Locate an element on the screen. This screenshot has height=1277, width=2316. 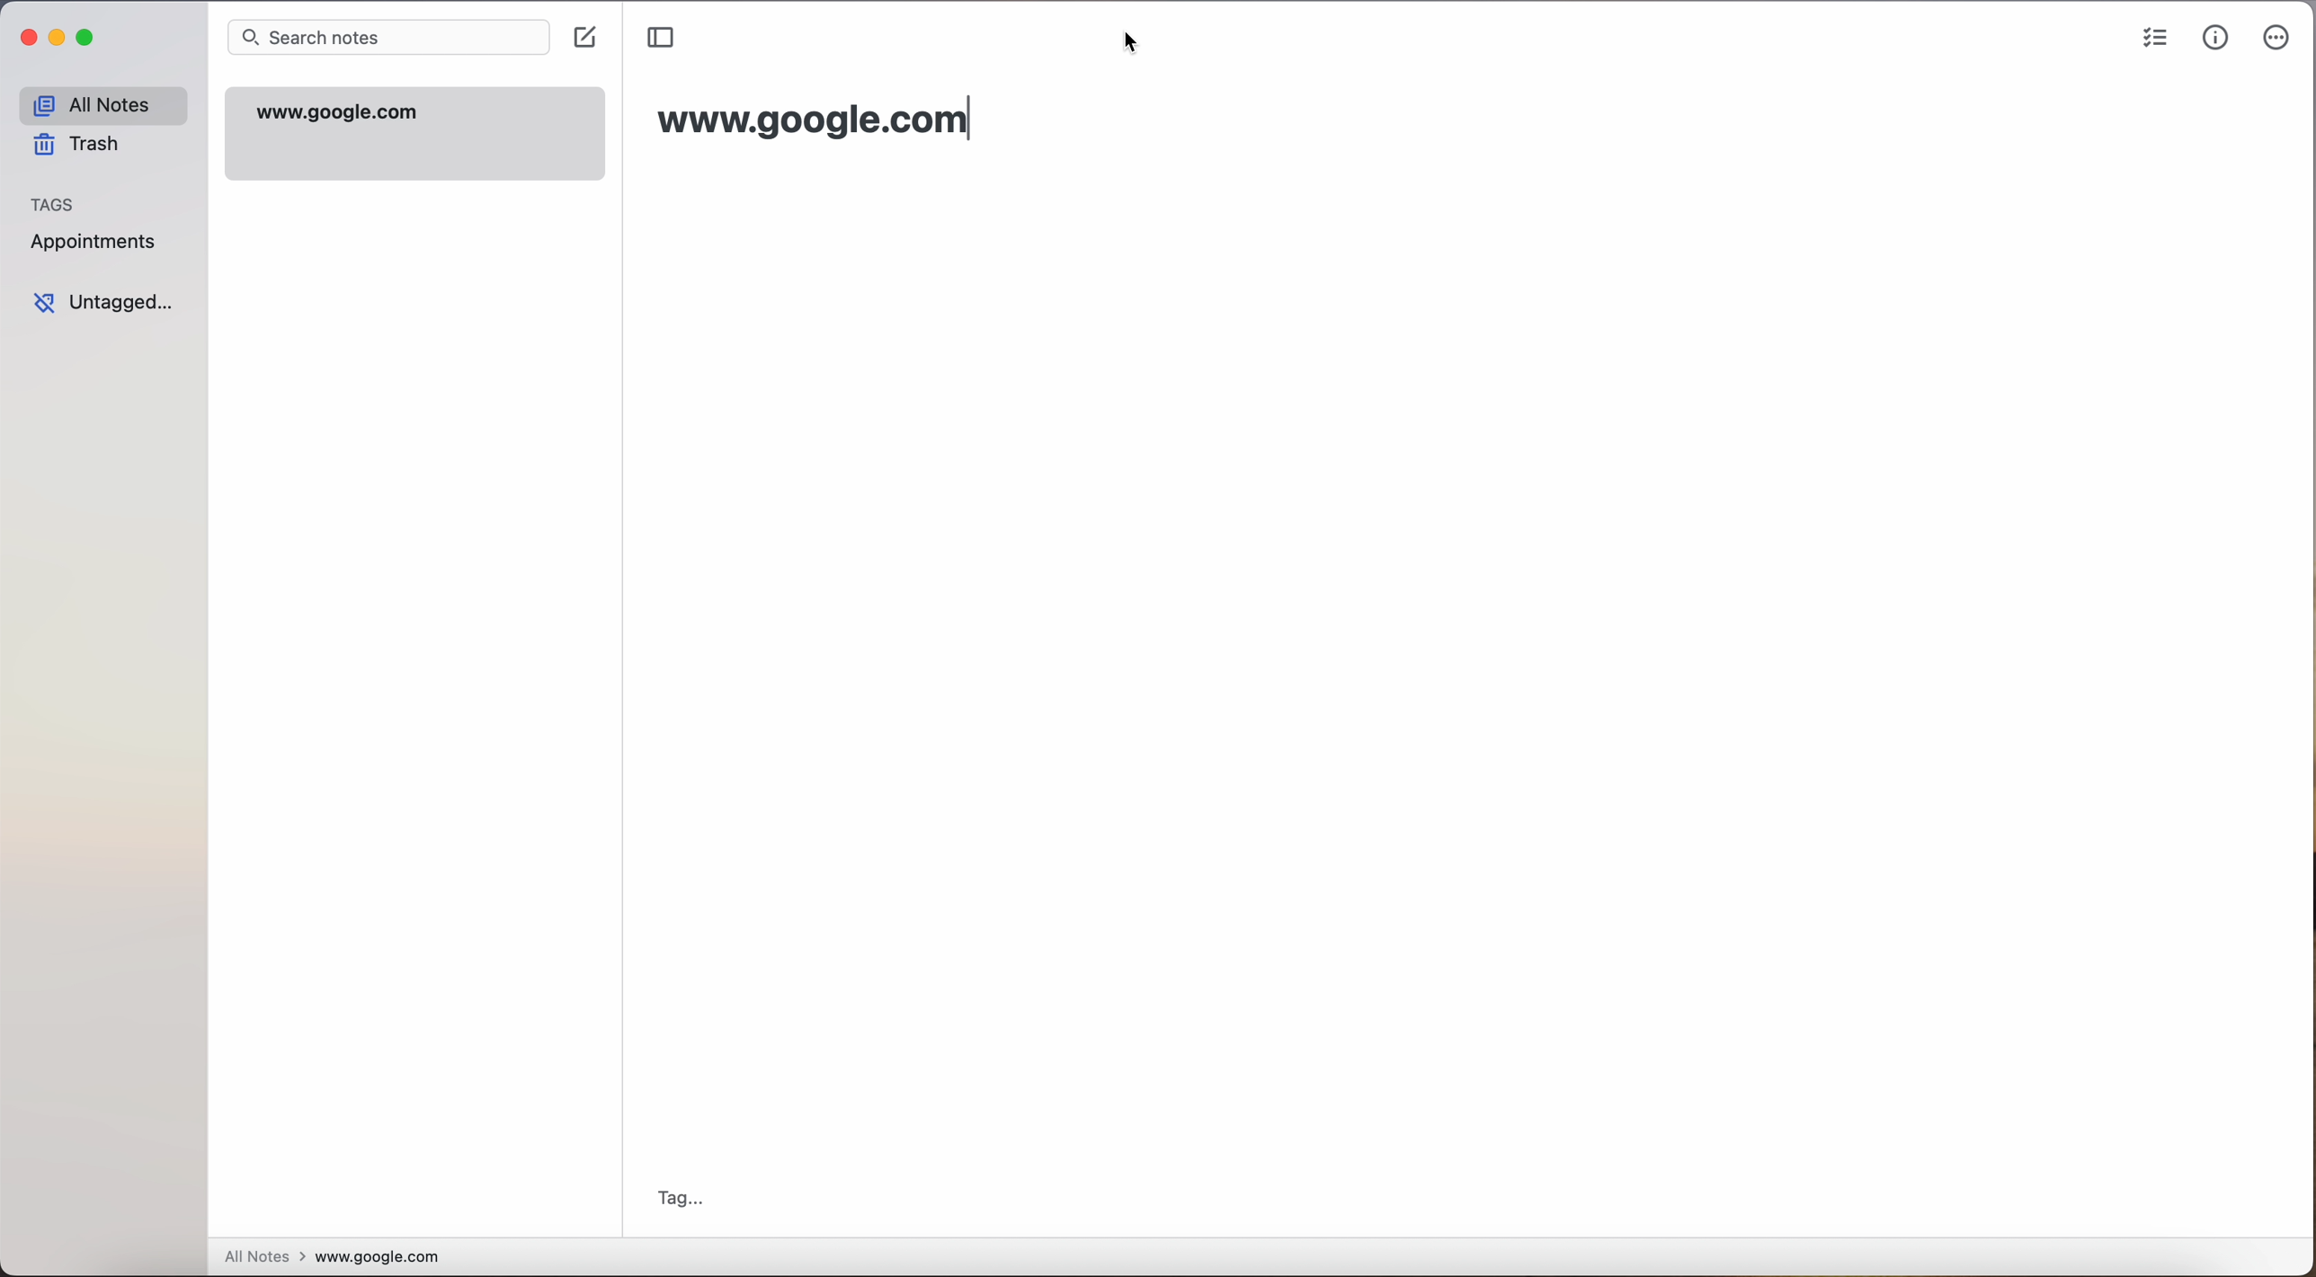
search bar is located at coordinates (389, 37).